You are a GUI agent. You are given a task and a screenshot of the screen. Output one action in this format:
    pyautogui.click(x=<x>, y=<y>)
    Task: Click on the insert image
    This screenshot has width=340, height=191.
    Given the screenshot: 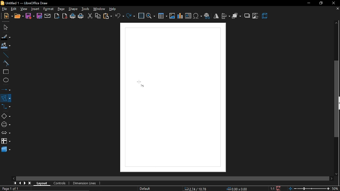 What is the action you would take?
    pyautogui.click(x=188, y=16)
    